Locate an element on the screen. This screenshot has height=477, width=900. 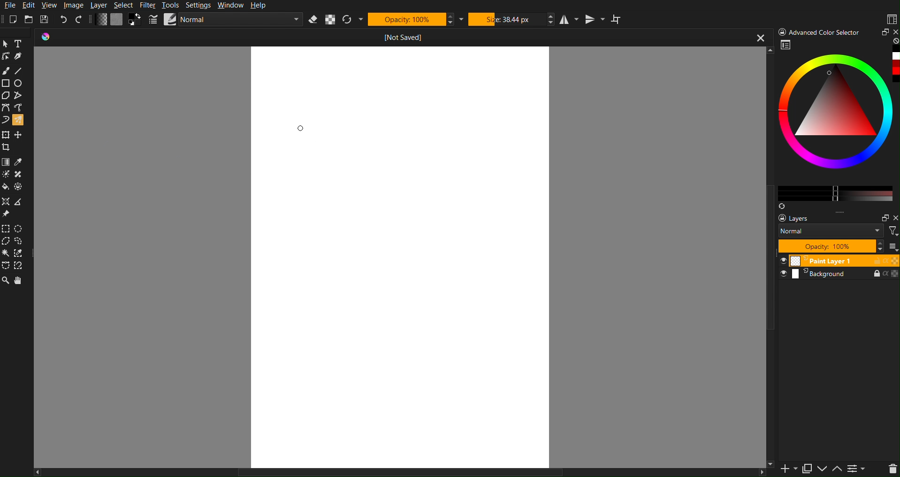
Edit is located at coordinates (31, 6).